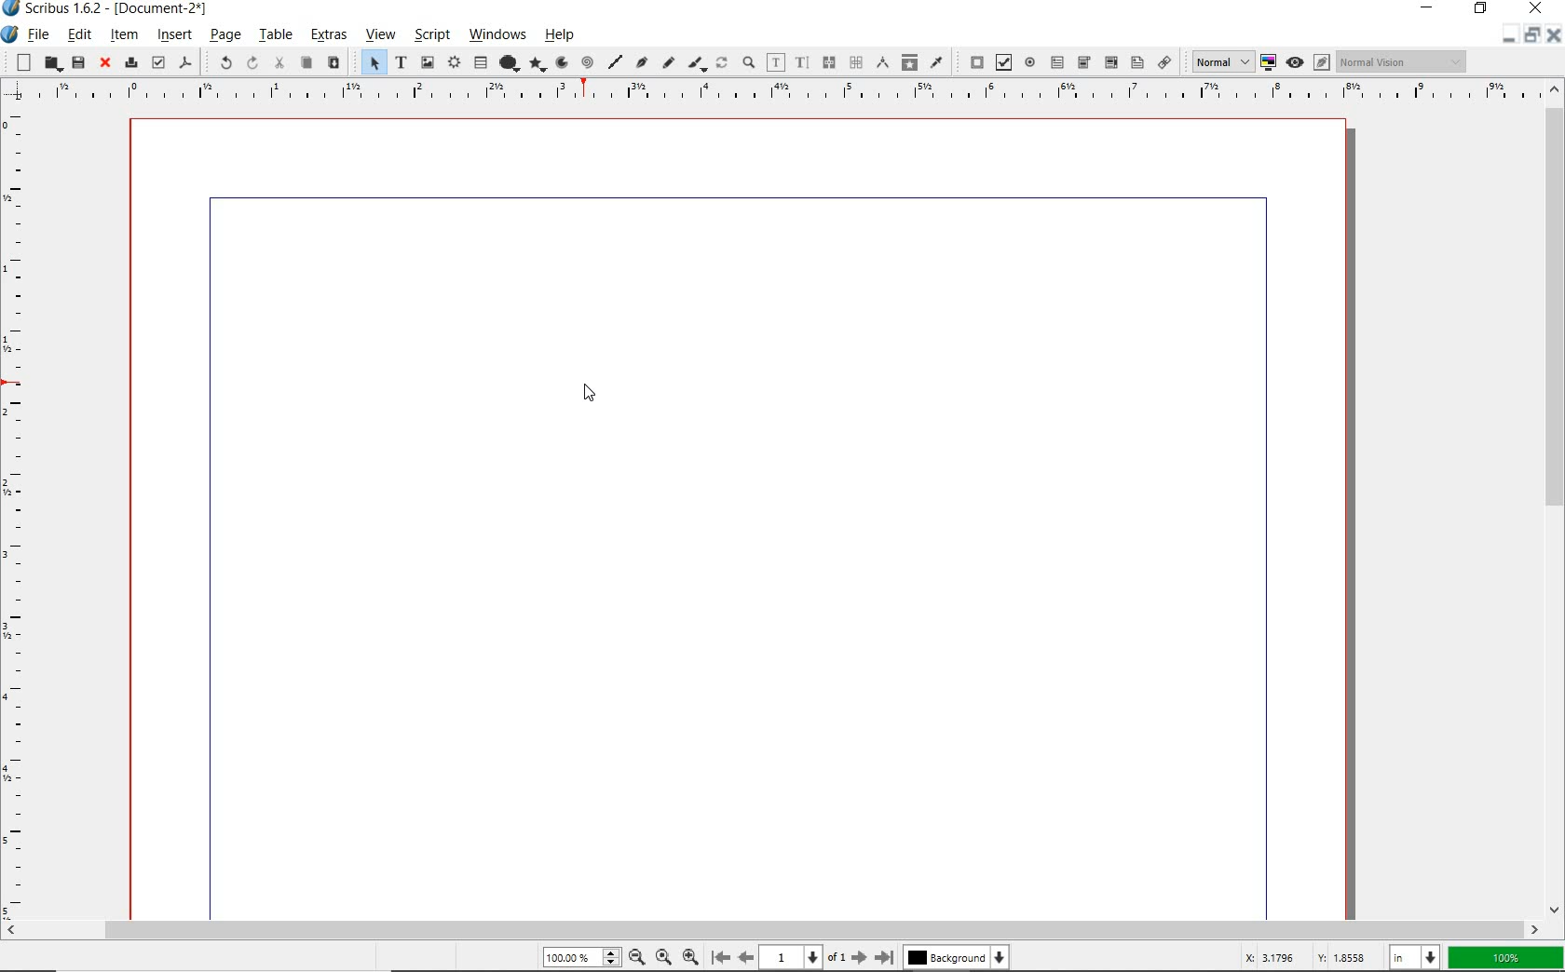 The height and width of the screenshot is (972, 1565). I want to click on undo, so click(219, 62).